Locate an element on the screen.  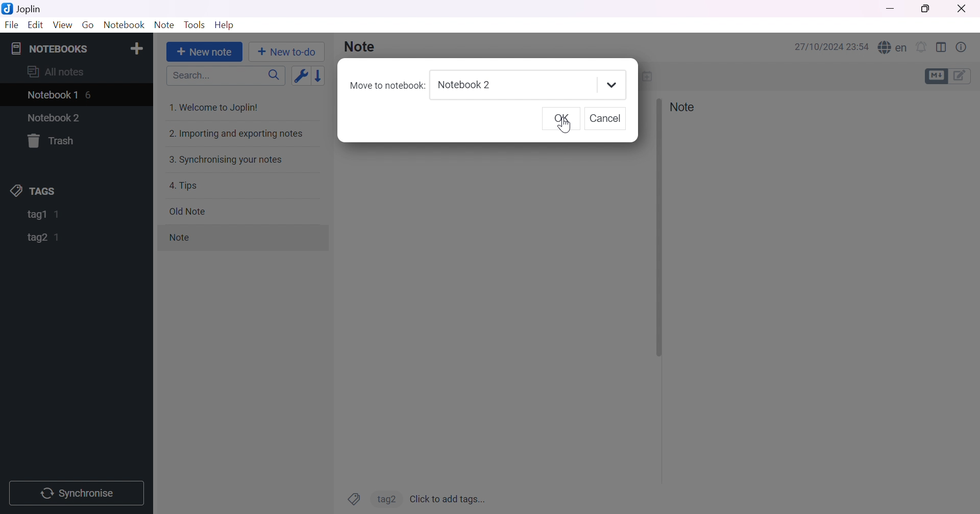
Go is located at coordinates (88, 27).